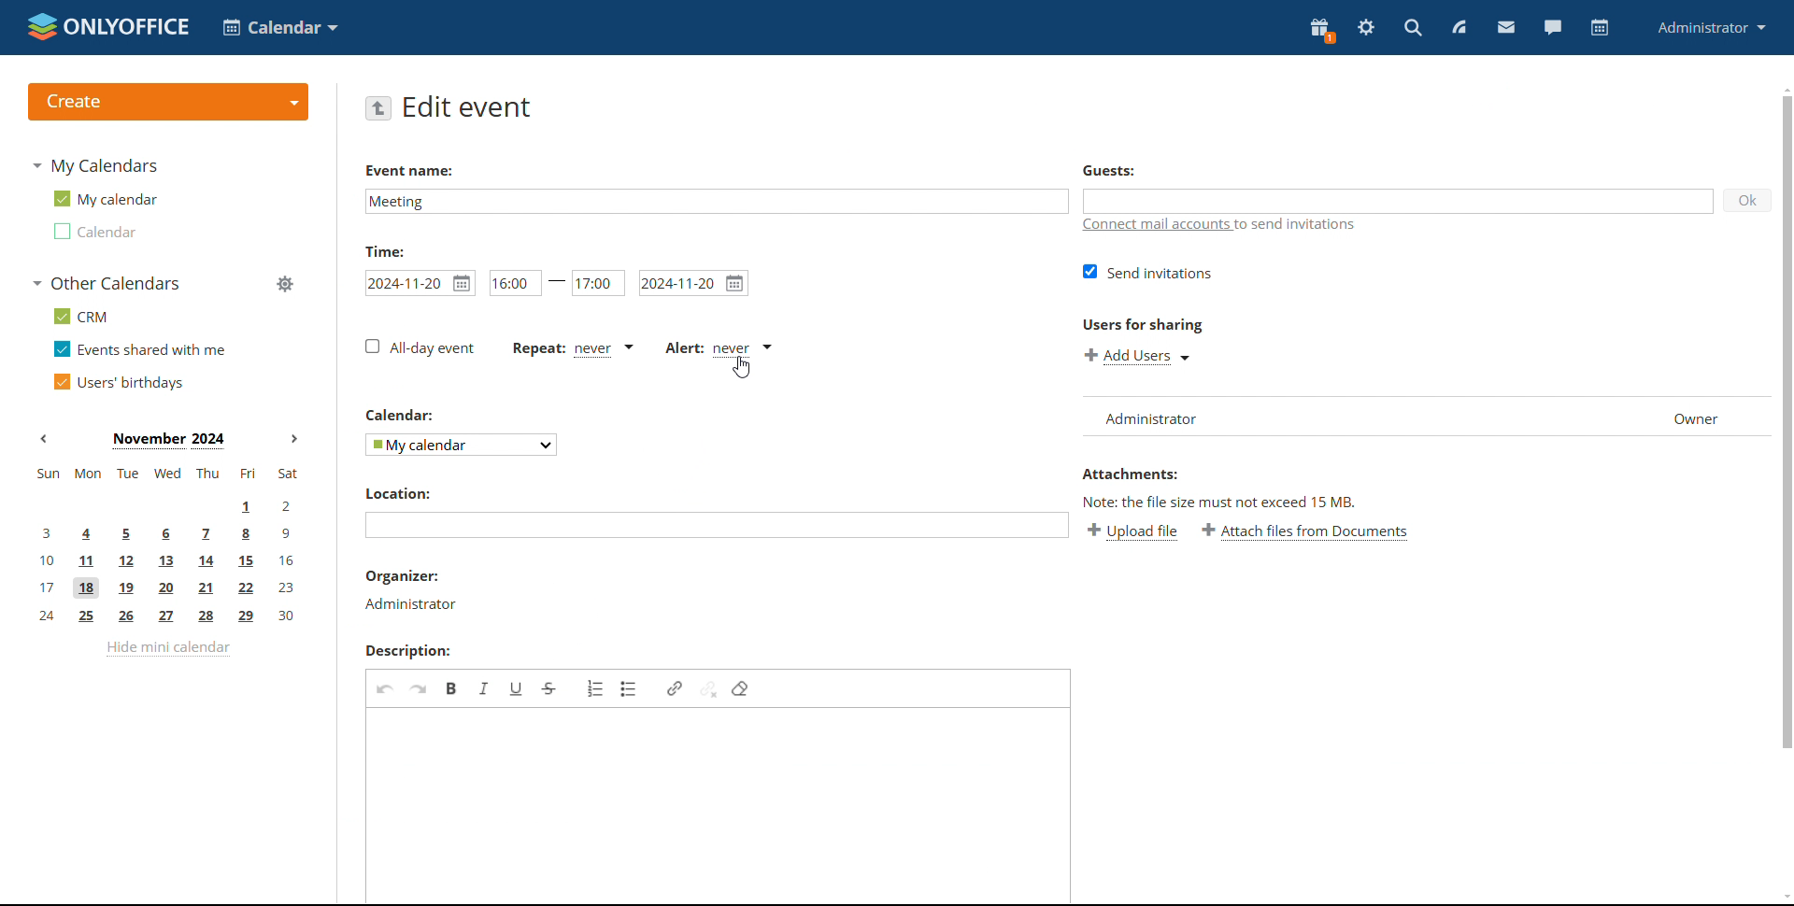  Describe the element at coordinates (1600, 28) in the screenshot. I see `calendar` at that location.